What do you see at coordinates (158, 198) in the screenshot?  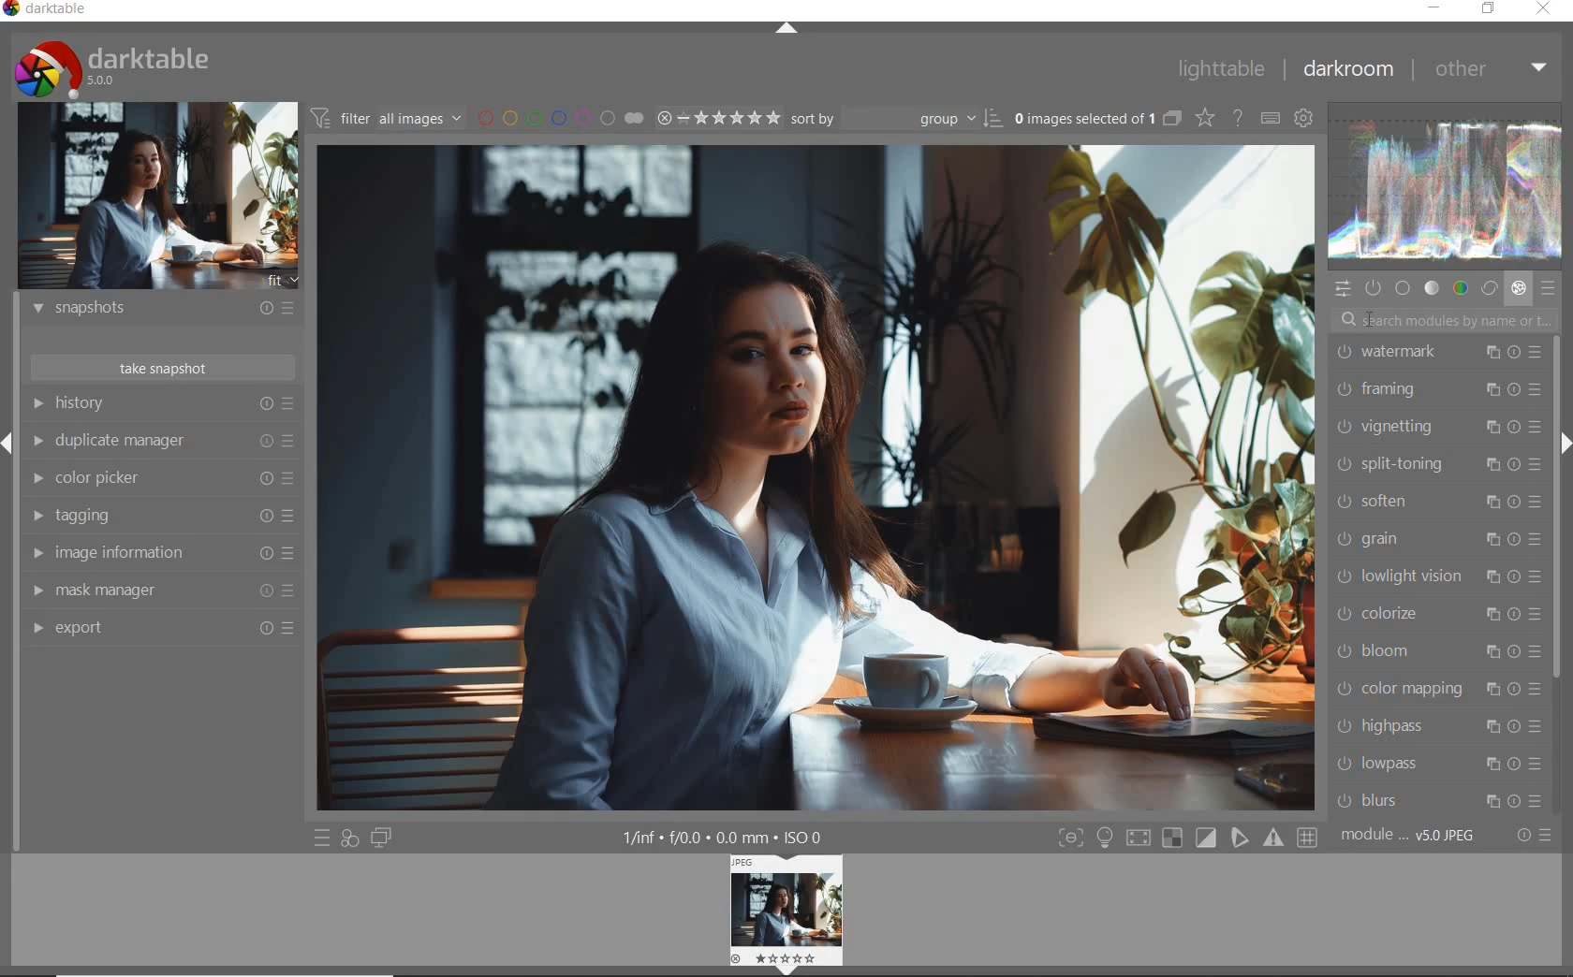 I see `image preview` at bounding box center [158, 198].